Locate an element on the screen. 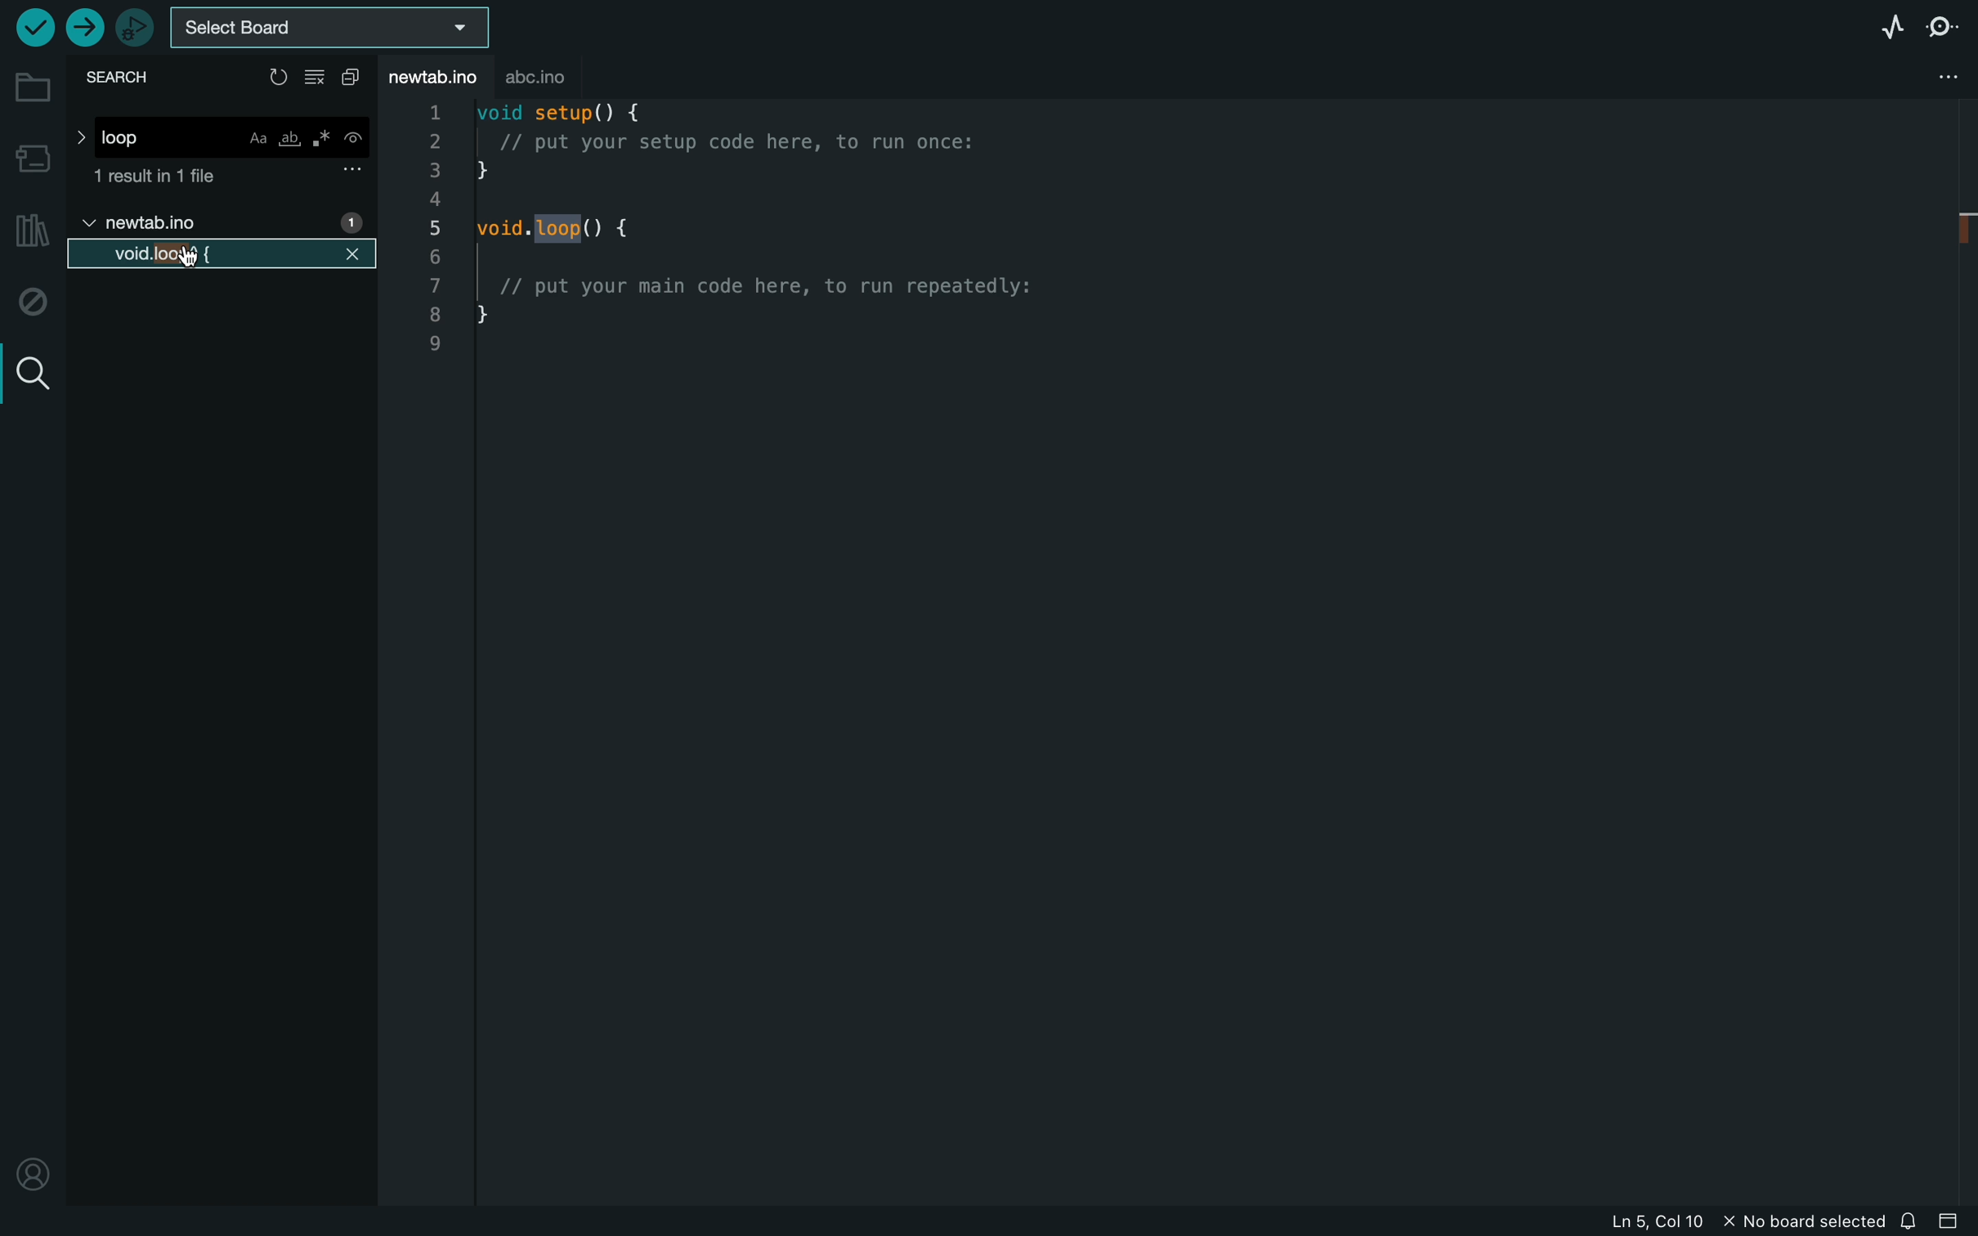 Image resolution: width=1978 pixels, height=1236 pixels. close slide bar is located at coordinates (1956, 1219).